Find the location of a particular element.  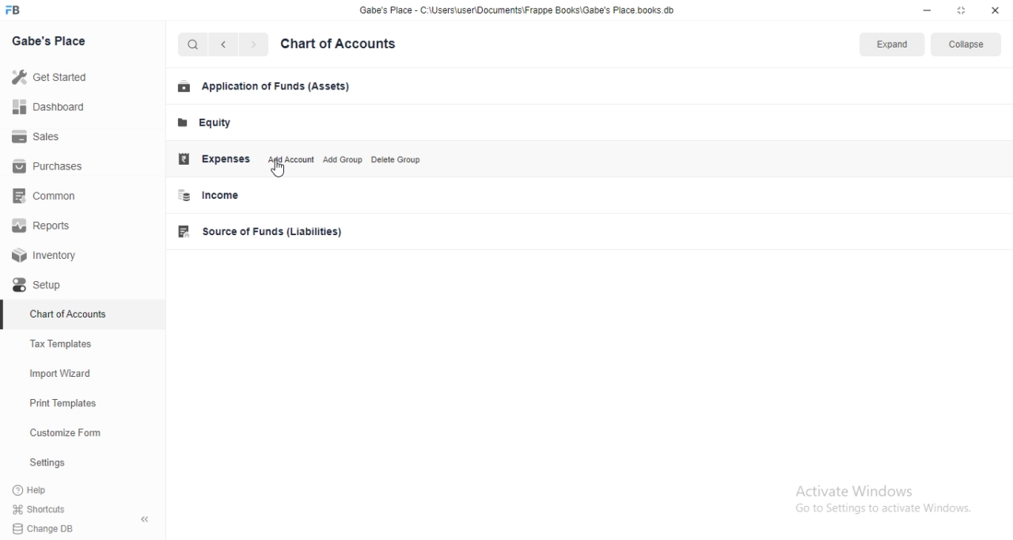

Chart of Accounts. is located at coordinates (354, 45).